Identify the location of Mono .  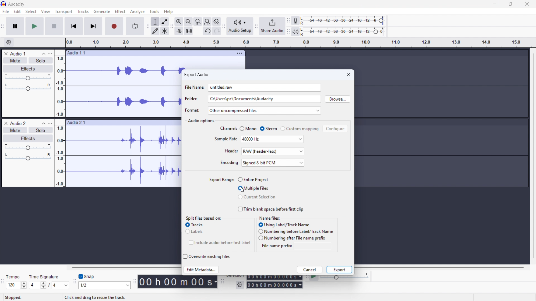
(249, 128).